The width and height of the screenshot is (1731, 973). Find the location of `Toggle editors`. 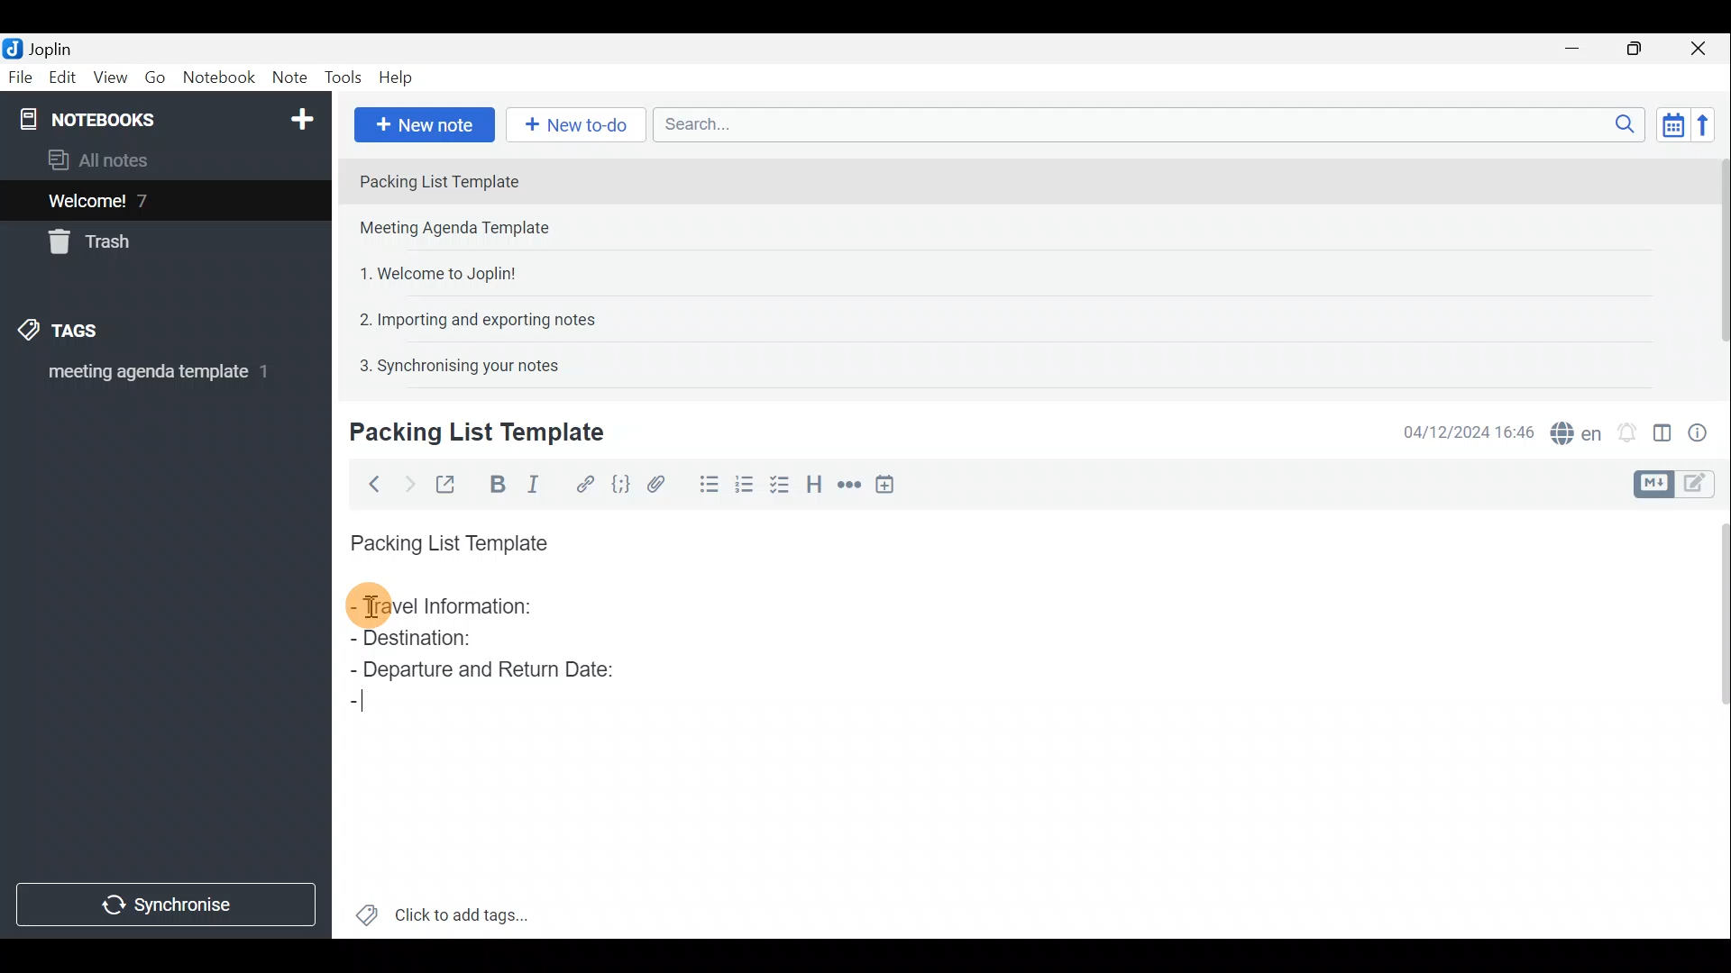

Toggle editors is located at coordinates (1656, 482).